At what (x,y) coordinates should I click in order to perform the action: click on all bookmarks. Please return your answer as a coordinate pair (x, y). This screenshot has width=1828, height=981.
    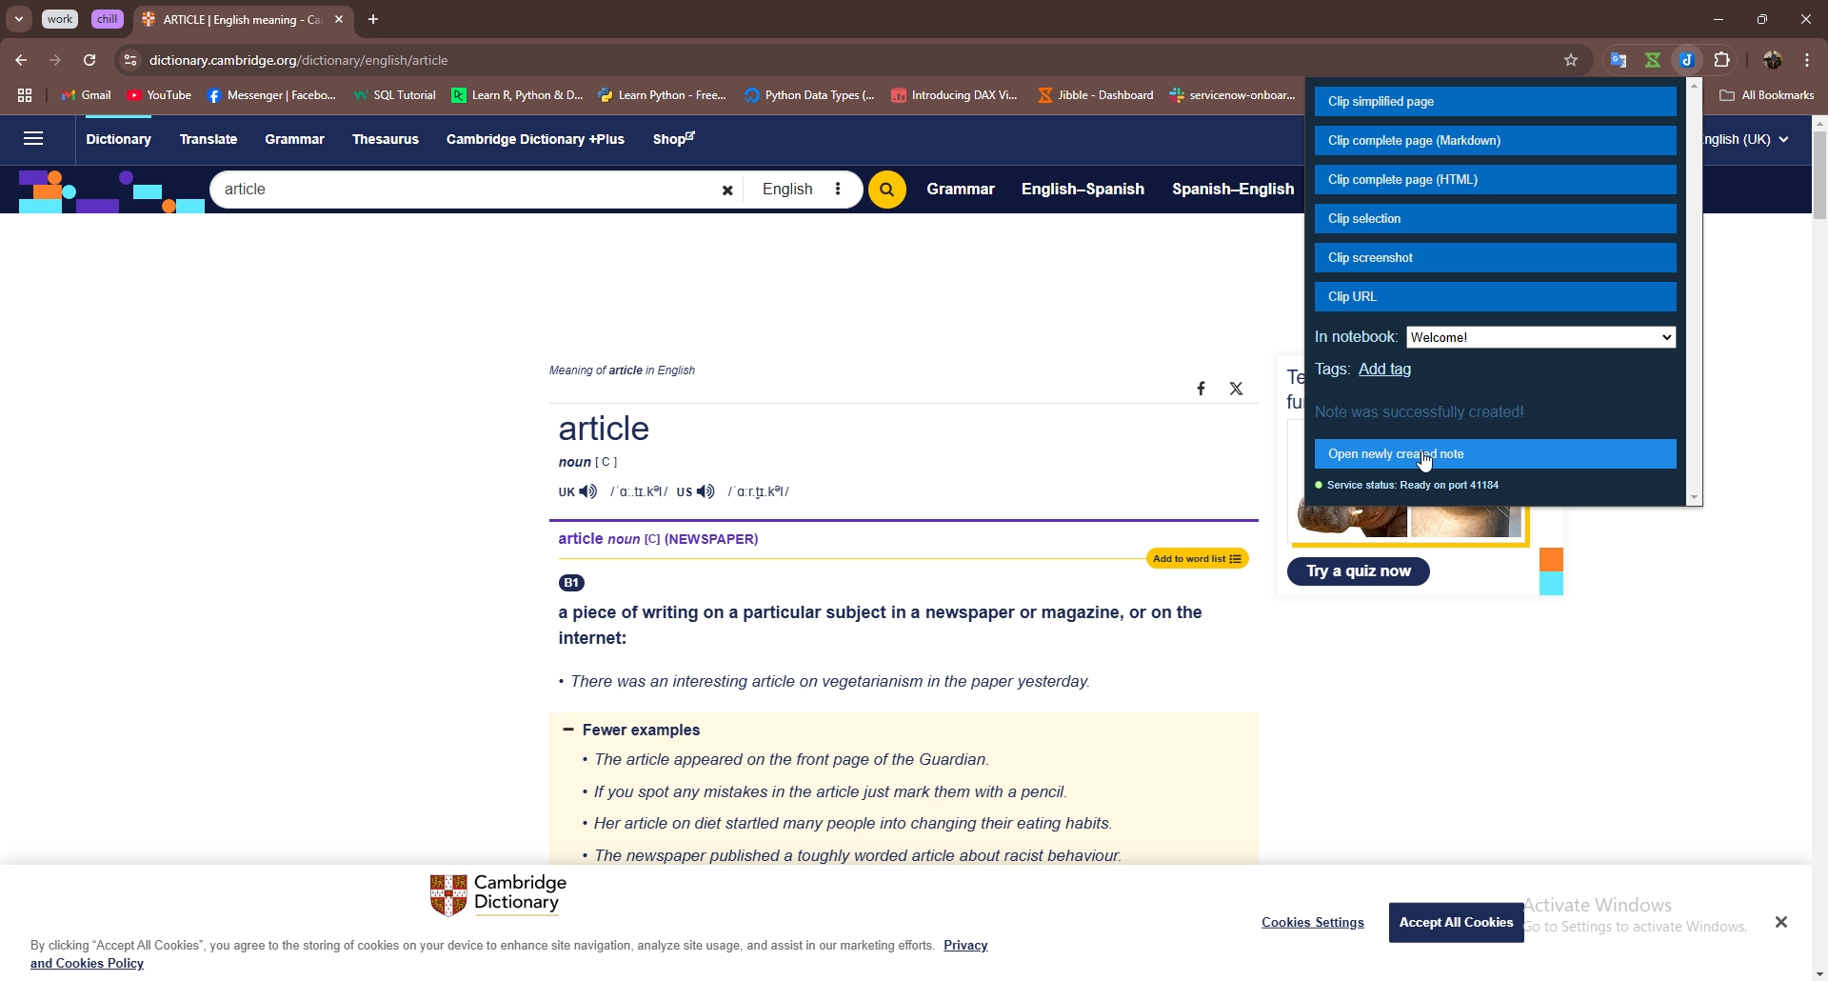
    Looking at the image, I should click on (1768, 95).